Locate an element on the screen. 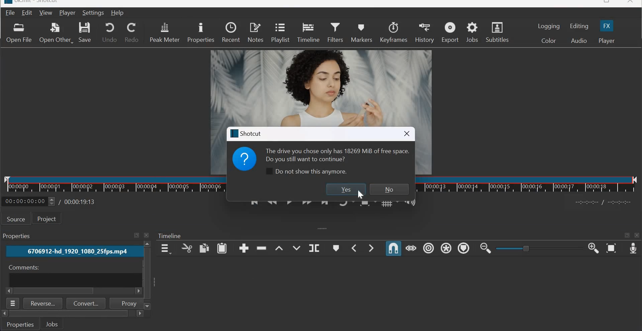 The width and height of the screenshot is (642, 331). paste is located at coordinates (222, 248).